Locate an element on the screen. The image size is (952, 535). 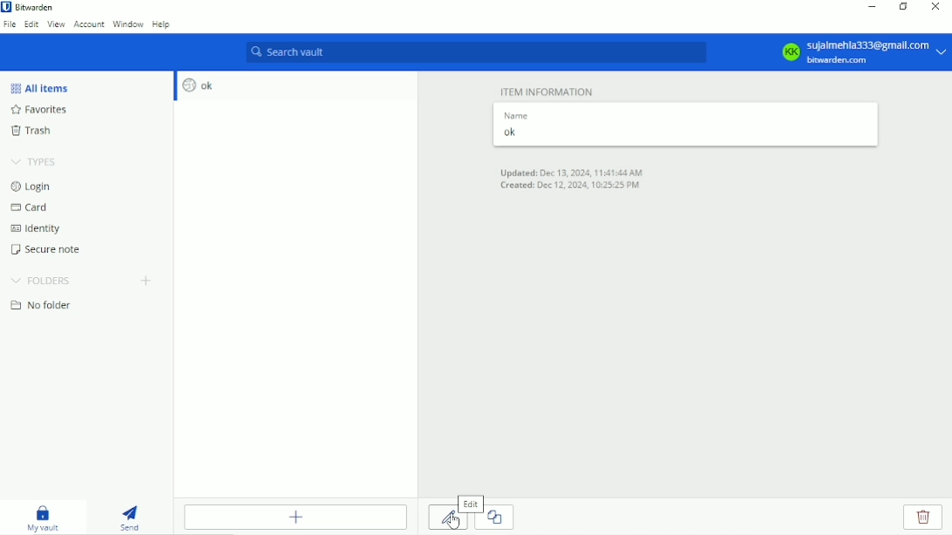
edit is located at coordinates (471, 504).